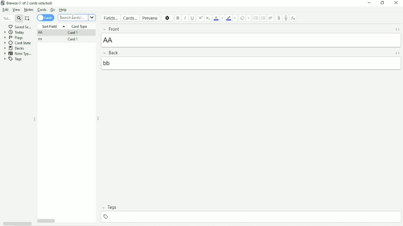 The width and height of the screenshot is (403, 226). I want to click on Italic, so click(185, 18).